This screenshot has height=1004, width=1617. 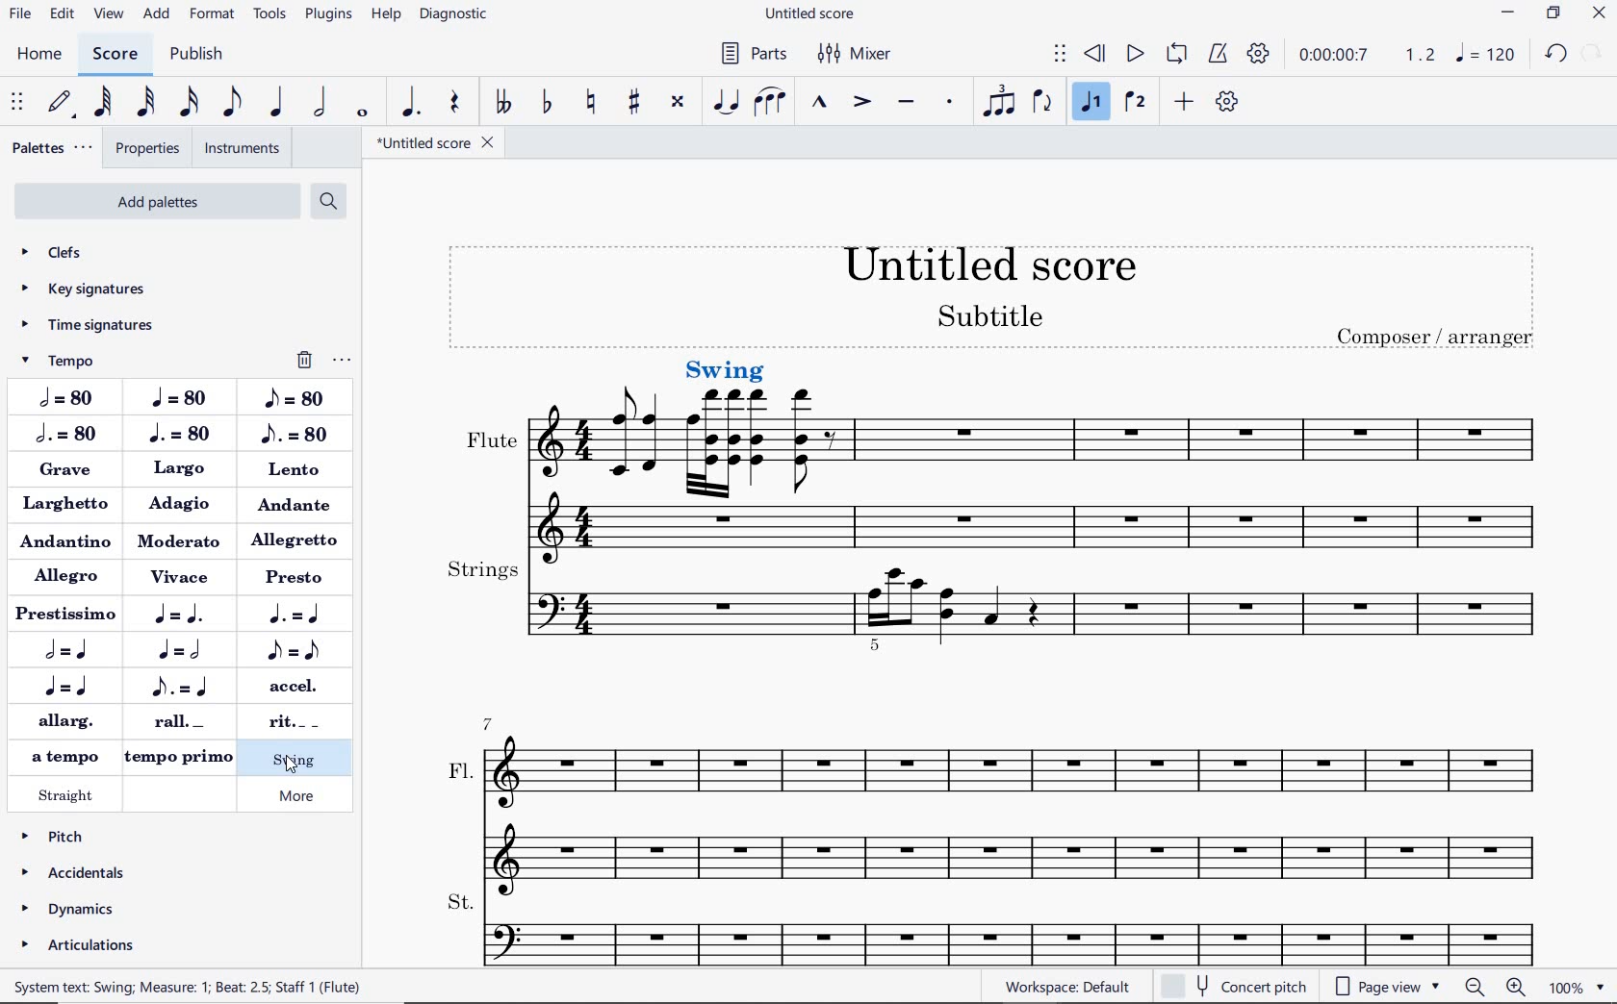 What do you see at coordinates (295, 469) in the screenshot?
I see `LENTO` at bounding box center [295, 469].